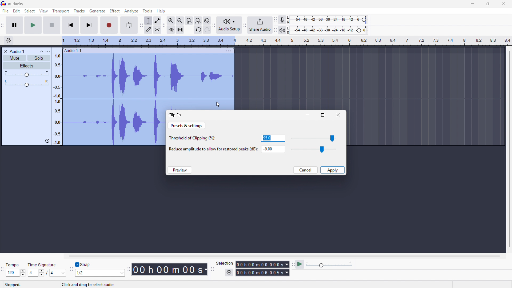  What do you see at coordinates (157, 21) in the screenshot?
I see `Envelope tool` at bounding box center [157, 21].